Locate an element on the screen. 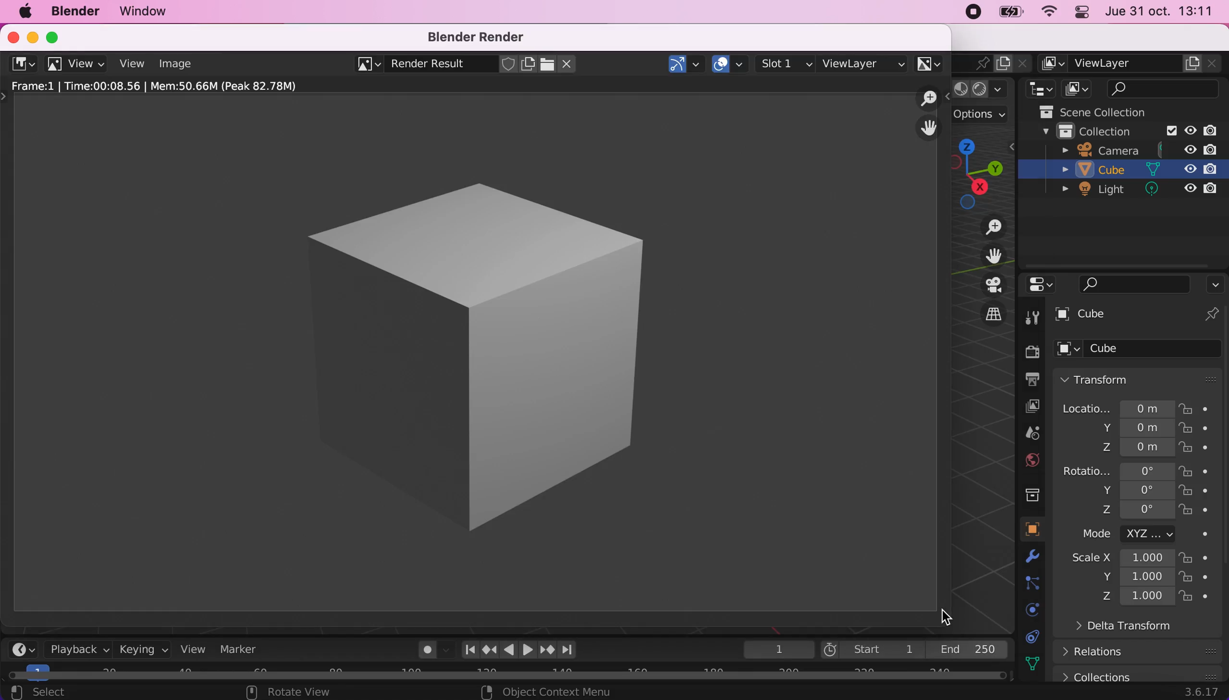 The image size is (1229, 700). rotation is located at coordinates (1116, 470).